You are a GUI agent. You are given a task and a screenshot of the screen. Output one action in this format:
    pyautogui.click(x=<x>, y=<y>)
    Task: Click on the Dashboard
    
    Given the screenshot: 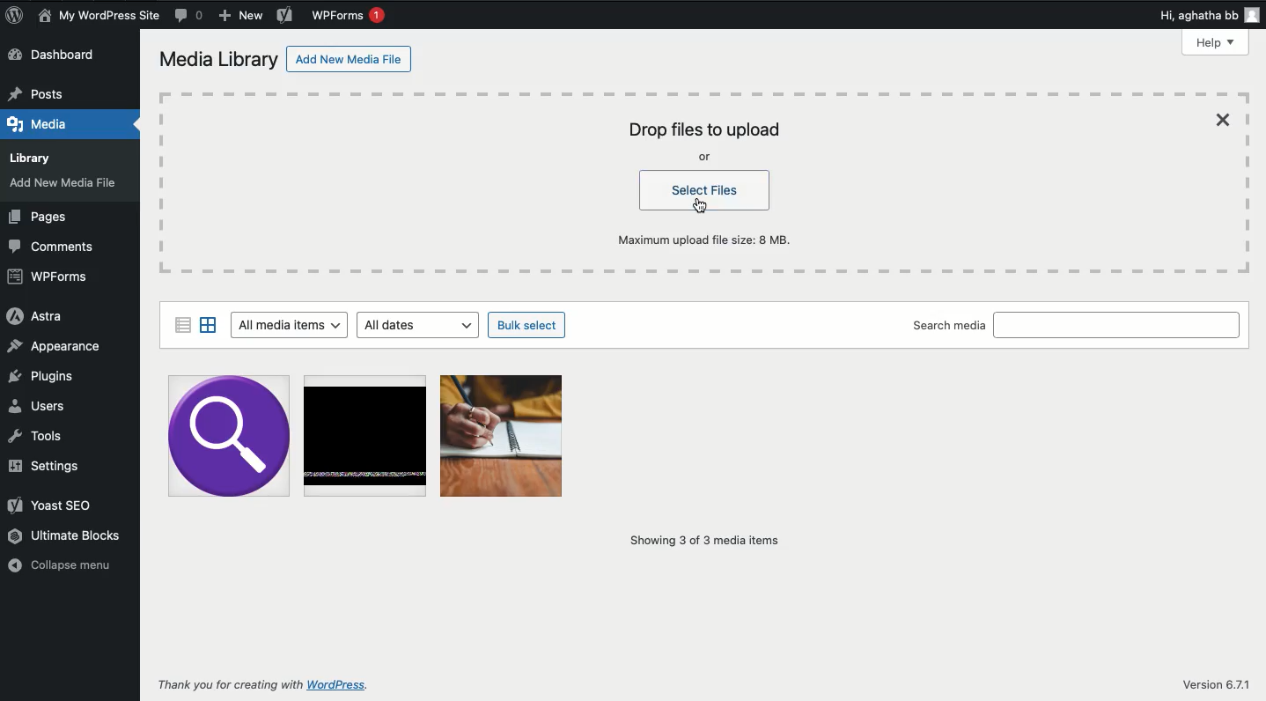 What is the action you would take?
    pyautogui.click(x=66, y=55)
    